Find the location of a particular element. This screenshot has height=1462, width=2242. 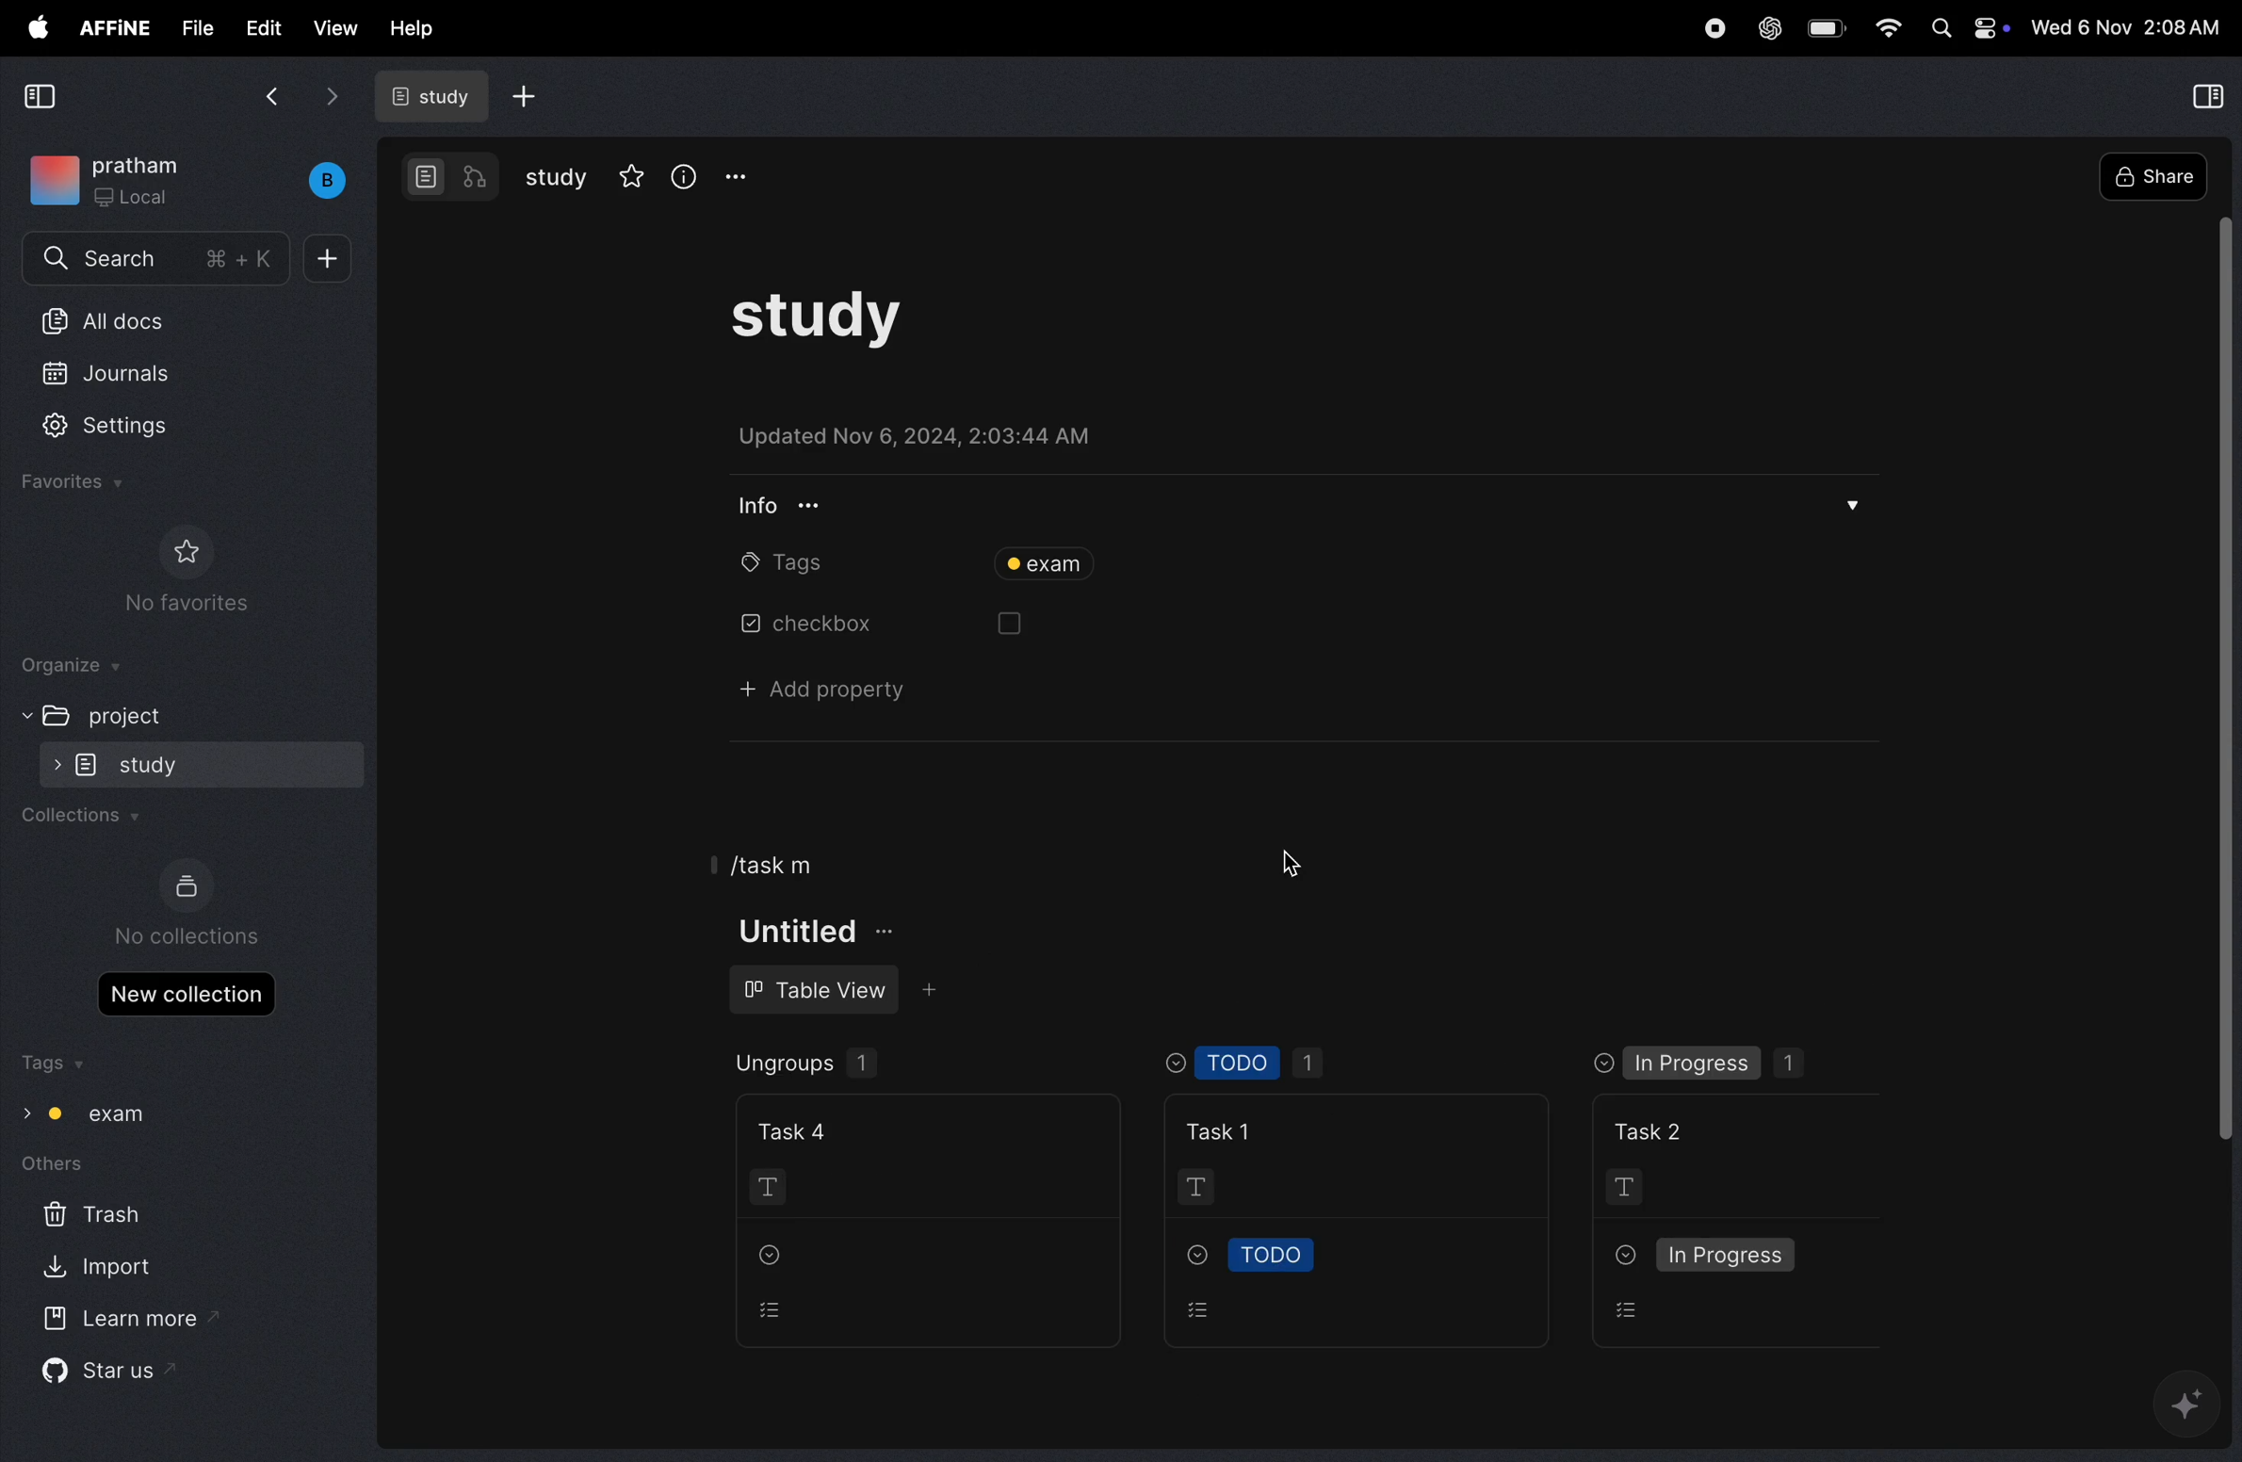

cursor is located at coordinates (1293, 866).